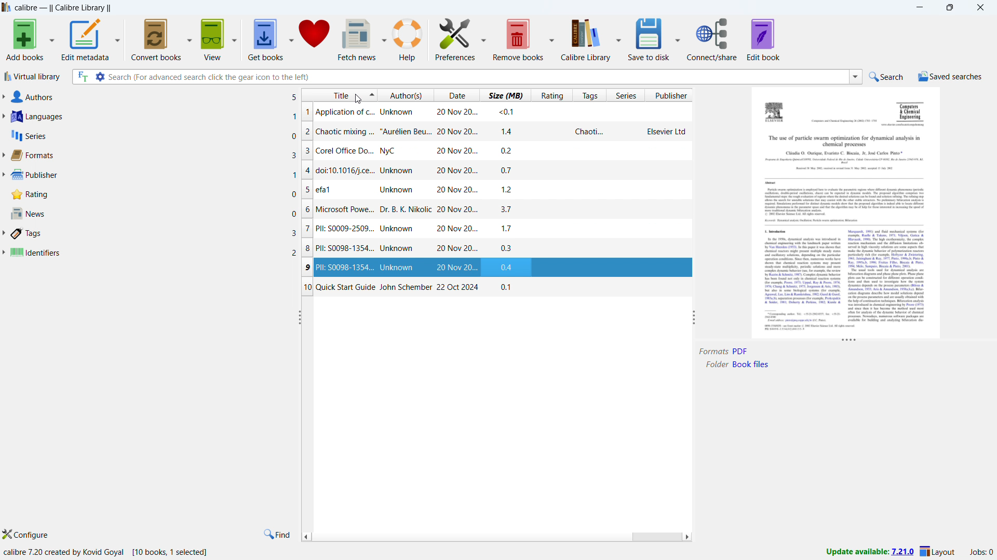 This screenshot has height=560, width=997. I want to click on close, so click(981, 6).